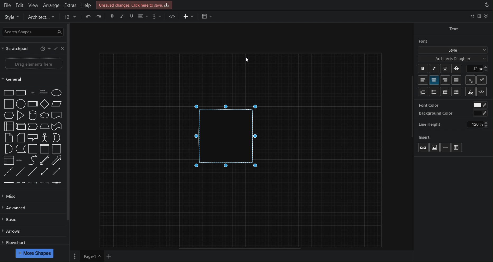 This screenshot has width=493, height=262. Describe the element at coordinates (91, 256) in the screenshot. I see `Page 1` at that location.